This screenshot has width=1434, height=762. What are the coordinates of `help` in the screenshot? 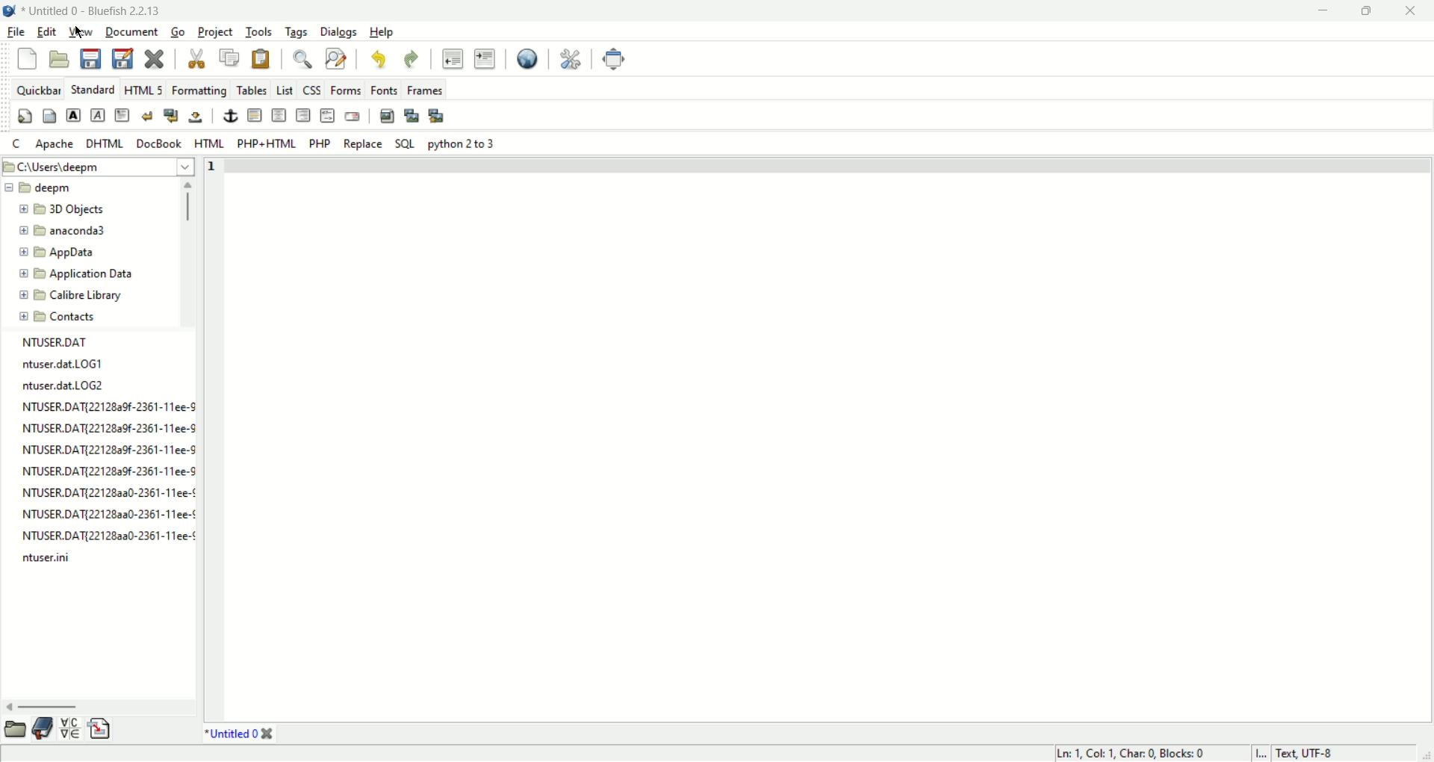 It's located at (381, 32).